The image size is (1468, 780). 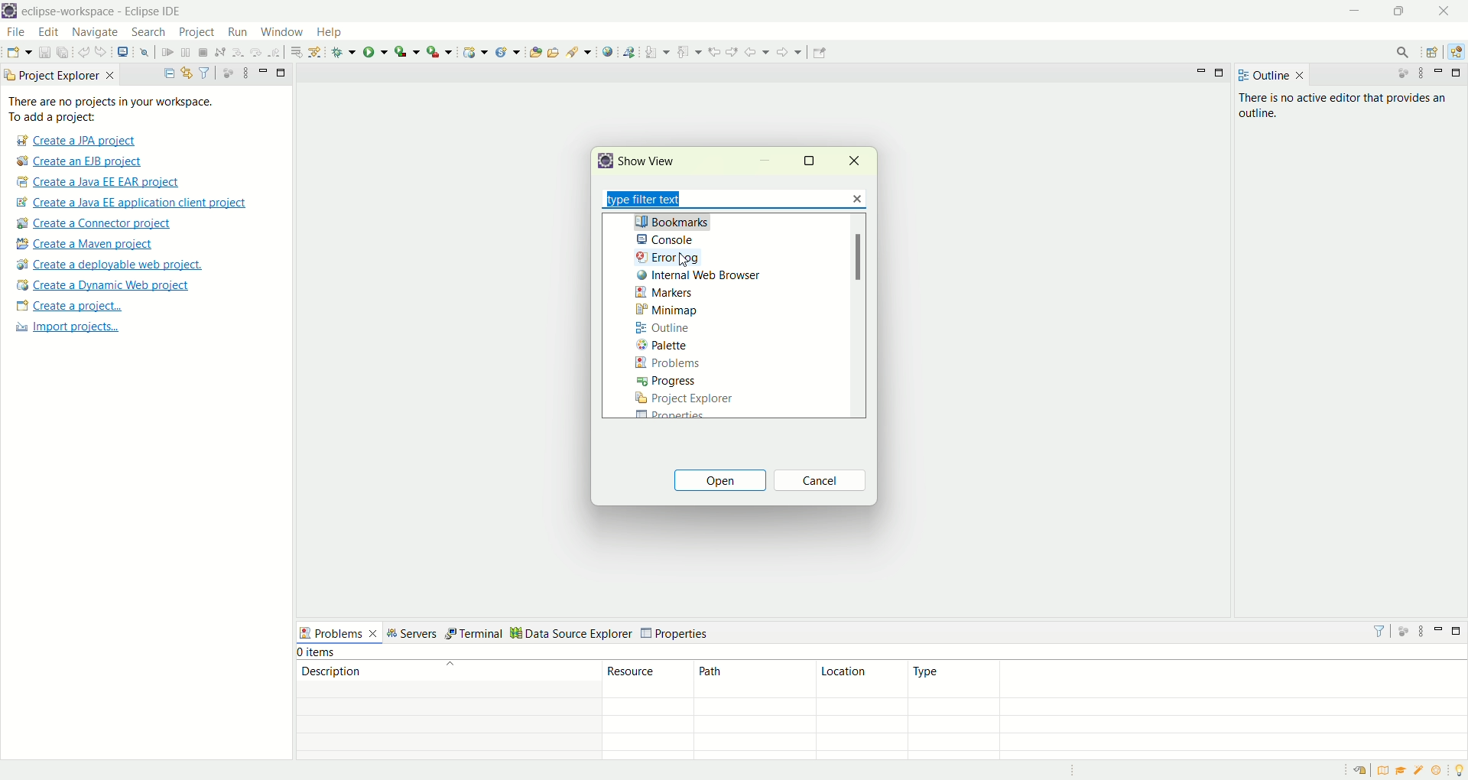 I want to click on cancel, so click(x=820, y=481).